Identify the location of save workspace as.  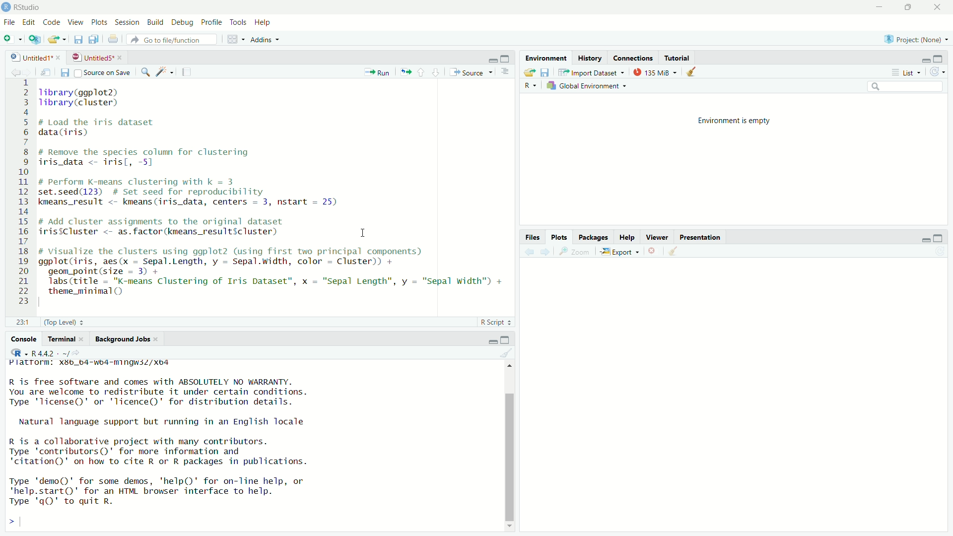
(546, 72).